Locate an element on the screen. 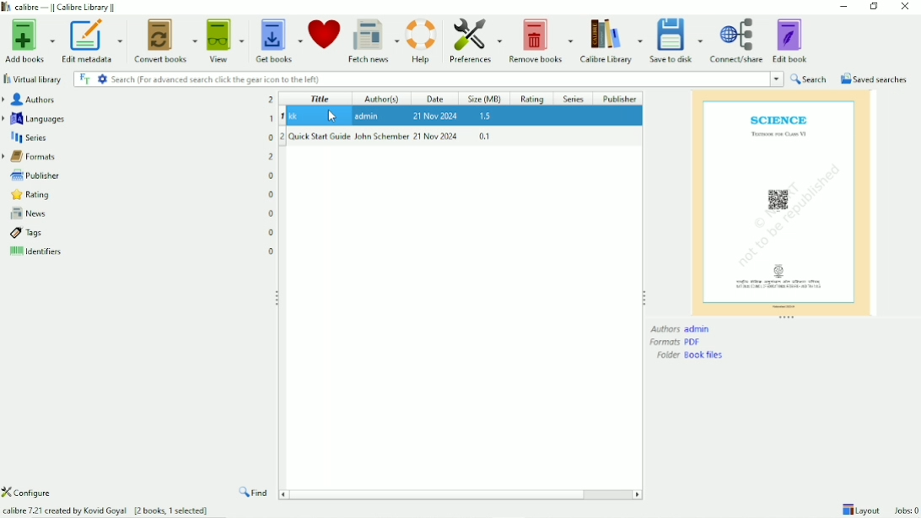 This screenshot has width=921, height=518. Preferences is located at coordinates (473, 41).